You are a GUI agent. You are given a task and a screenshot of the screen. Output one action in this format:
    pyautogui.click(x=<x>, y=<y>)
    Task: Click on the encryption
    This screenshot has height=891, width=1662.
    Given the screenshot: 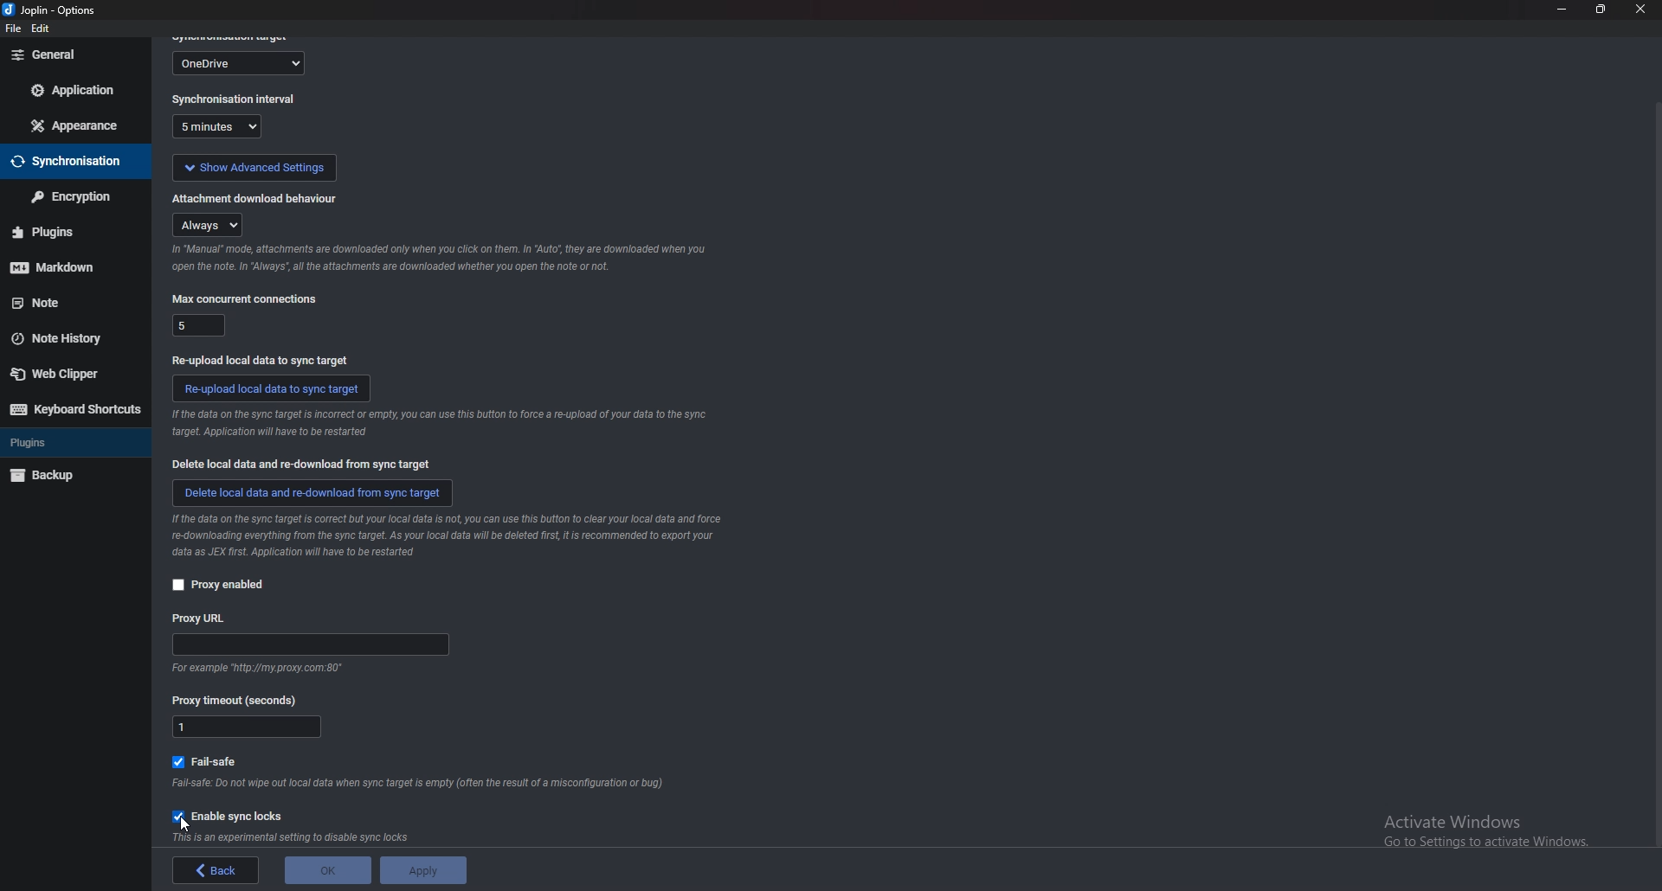 What is the action you would take?
    pyautogui.click(x=69, y=197)
    